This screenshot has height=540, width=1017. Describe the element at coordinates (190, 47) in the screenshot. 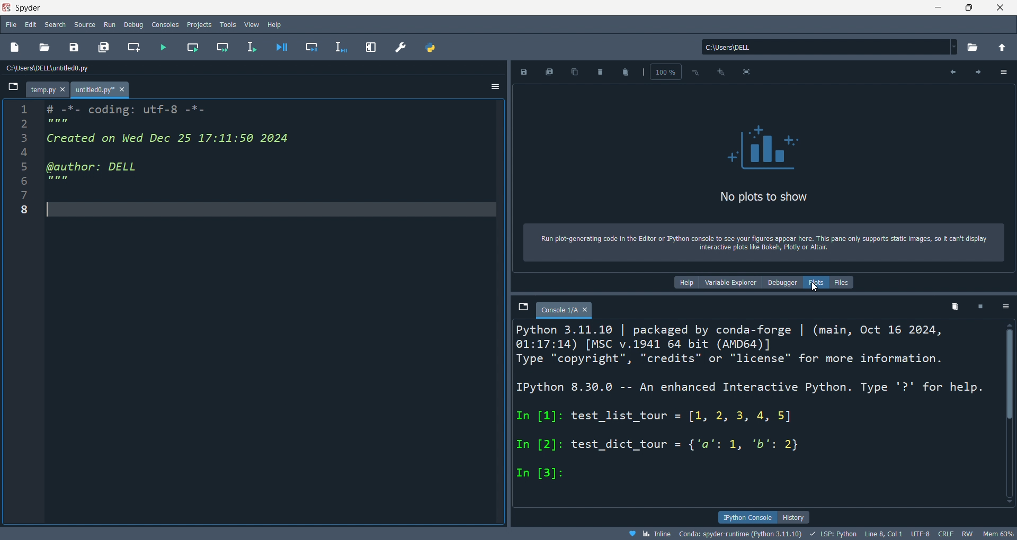

I see `run cell` at that location.